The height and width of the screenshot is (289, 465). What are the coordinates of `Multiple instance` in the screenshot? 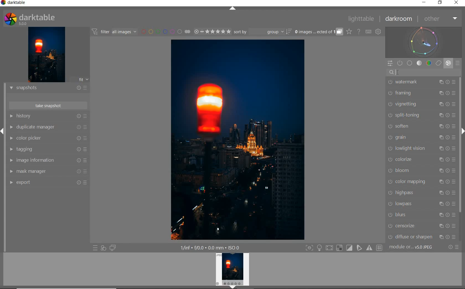 It's located at (439, 115).